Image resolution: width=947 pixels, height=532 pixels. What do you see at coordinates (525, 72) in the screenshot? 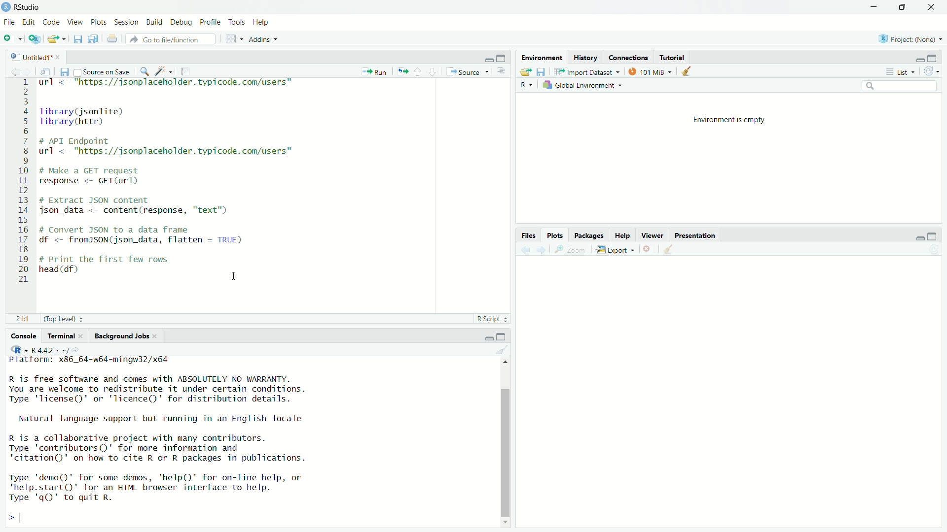
I see `Load` at bounding box center [525, 72].